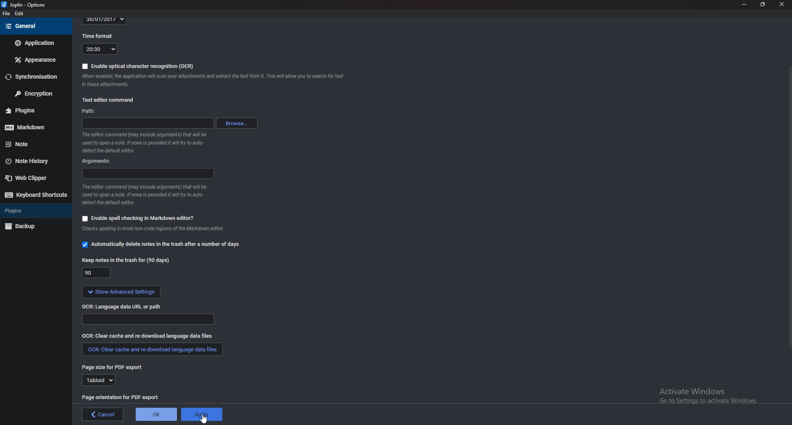  What do you see at coordinates (32, 110) in the screenshot?
I see `Plugins` at bounding box center [32, 110].